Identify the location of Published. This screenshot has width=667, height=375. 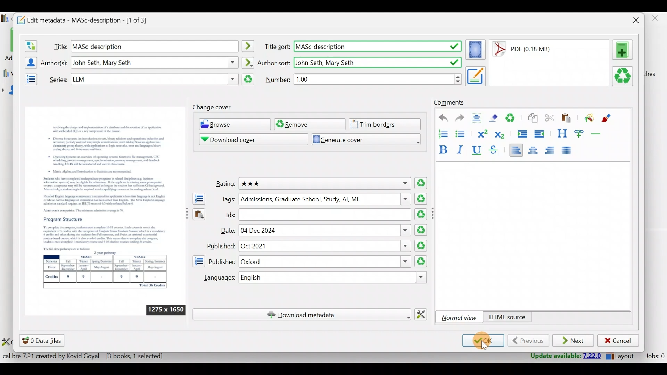
(220, 246).